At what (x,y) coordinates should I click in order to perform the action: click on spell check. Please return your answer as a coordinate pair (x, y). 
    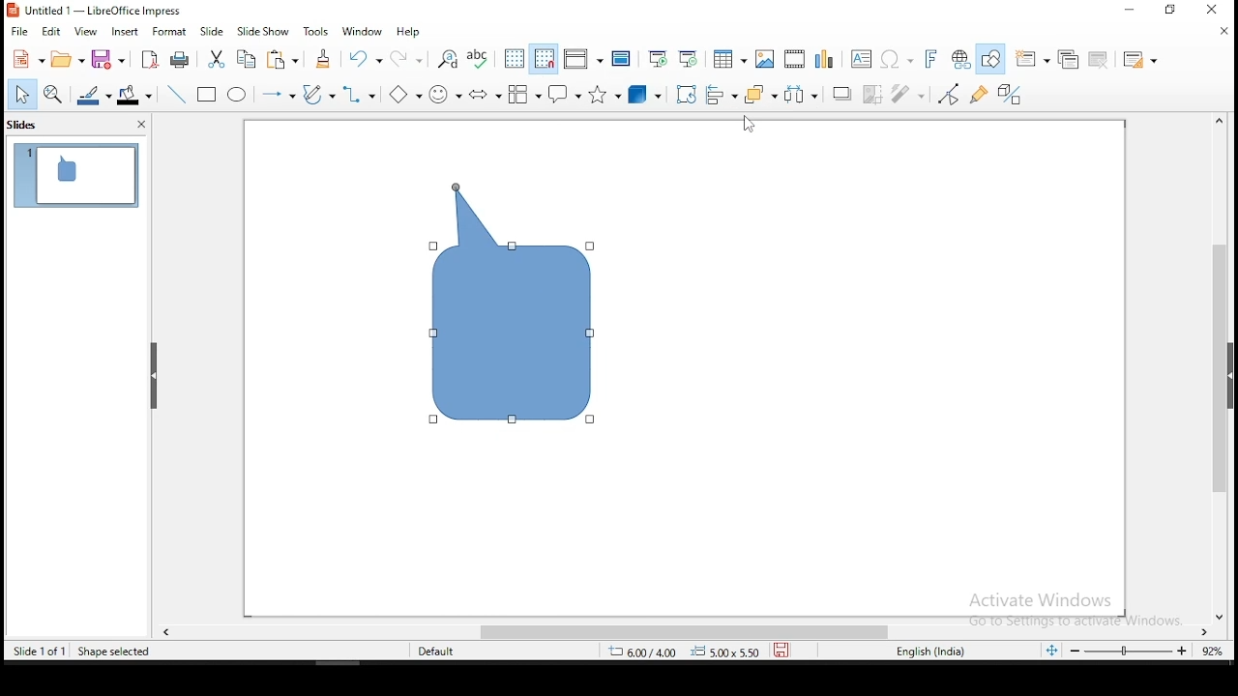
    Looking at the image, I should click on (479, 59).